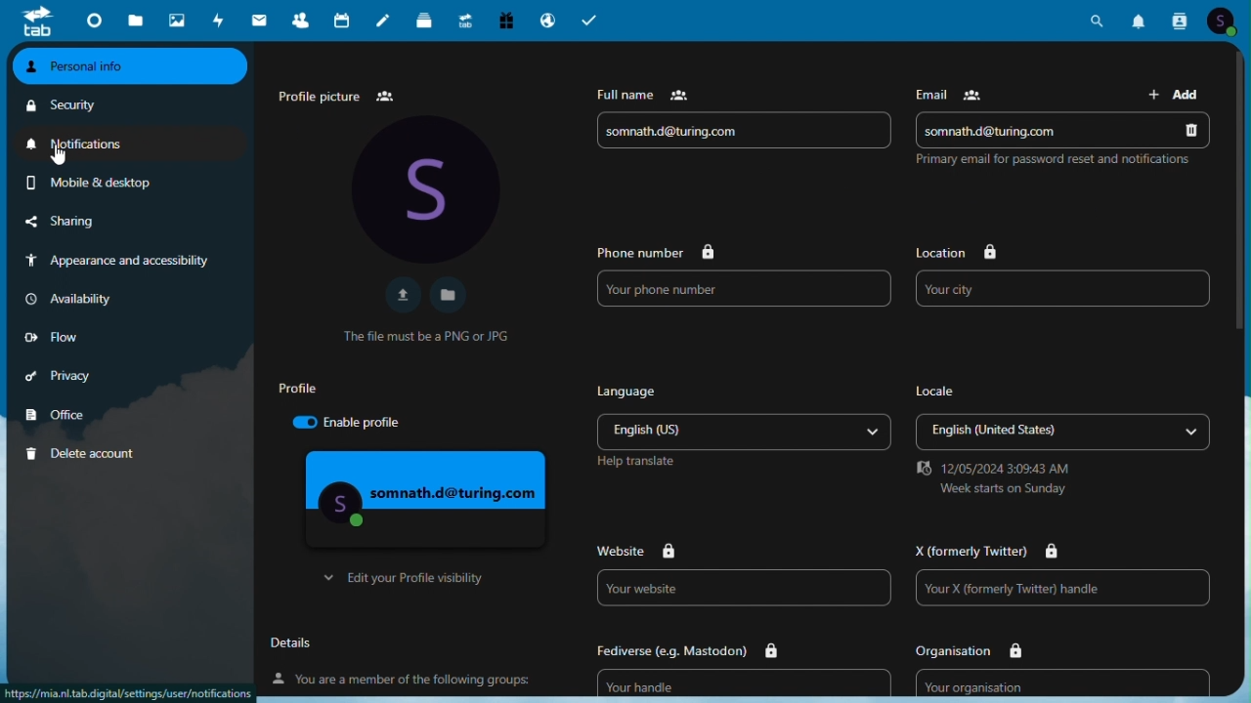 This screenshot has width=1251, height=703. What do you see at coordinates (429, 338) in the screenshot?
I see `Text` at bounding box center [429, 338].